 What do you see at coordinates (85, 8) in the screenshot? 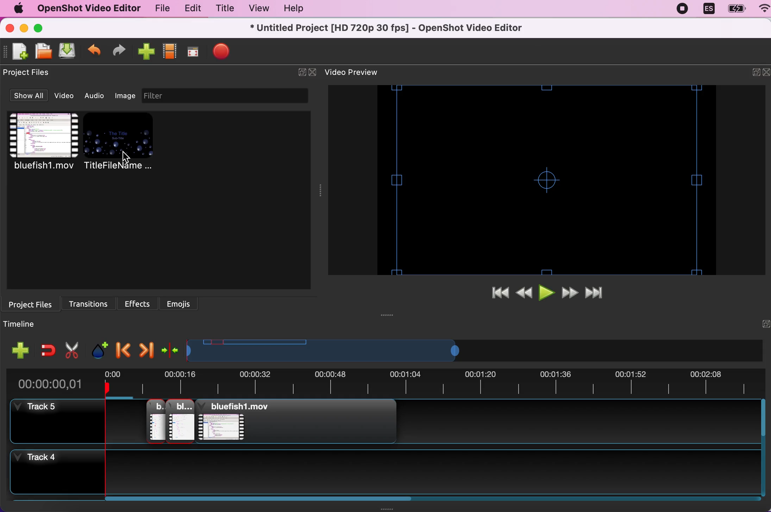
I see `openshot video editor` at bounding box center [85, 8].